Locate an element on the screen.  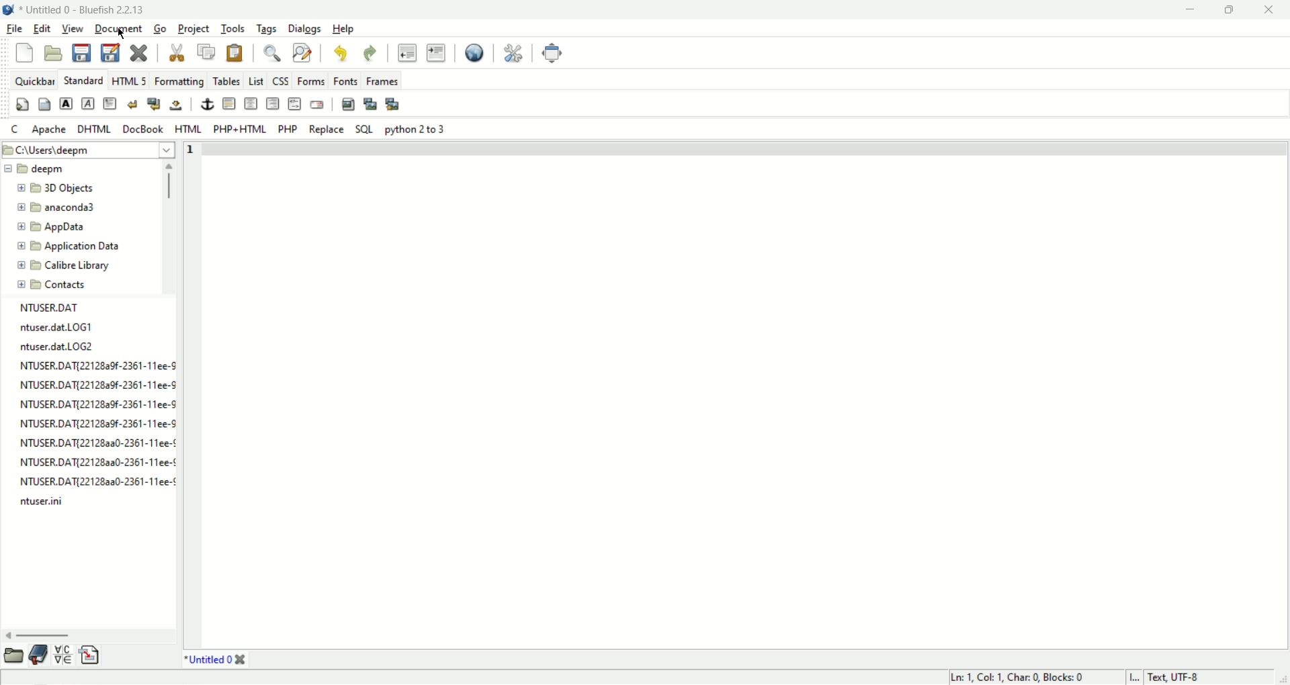
file is located at coordinates (15, 29).